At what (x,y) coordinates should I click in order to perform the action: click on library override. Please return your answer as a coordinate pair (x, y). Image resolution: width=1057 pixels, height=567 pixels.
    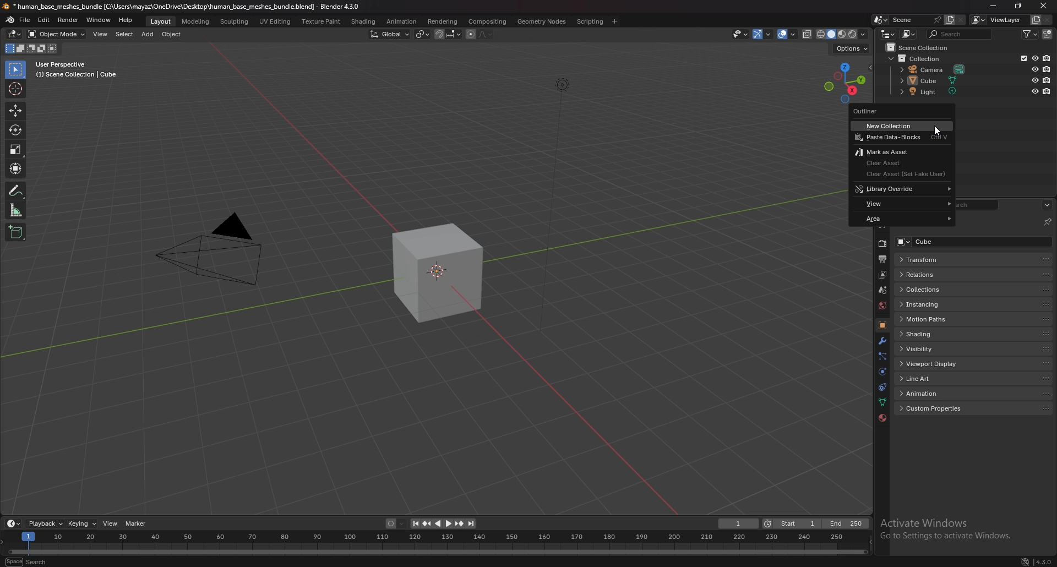
    Looking at the image, I should click on (903, 189).